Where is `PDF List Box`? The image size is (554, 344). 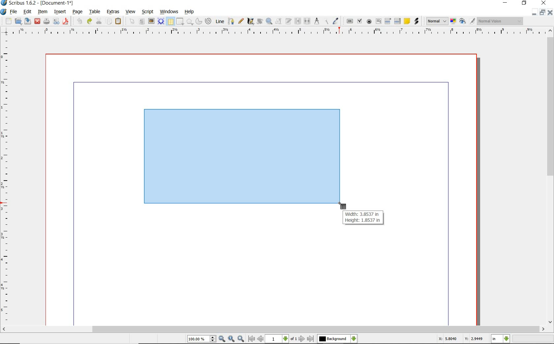 PDF List Box is located at coordinates (397, 21).